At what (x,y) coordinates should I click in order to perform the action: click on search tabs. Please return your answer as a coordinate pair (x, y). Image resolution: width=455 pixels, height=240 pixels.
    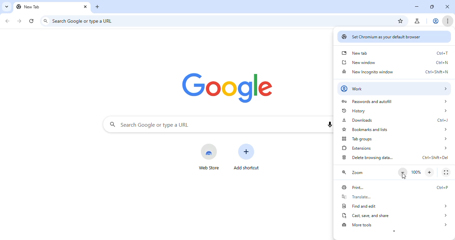
    Looking at the image, I should click on (7, 6).